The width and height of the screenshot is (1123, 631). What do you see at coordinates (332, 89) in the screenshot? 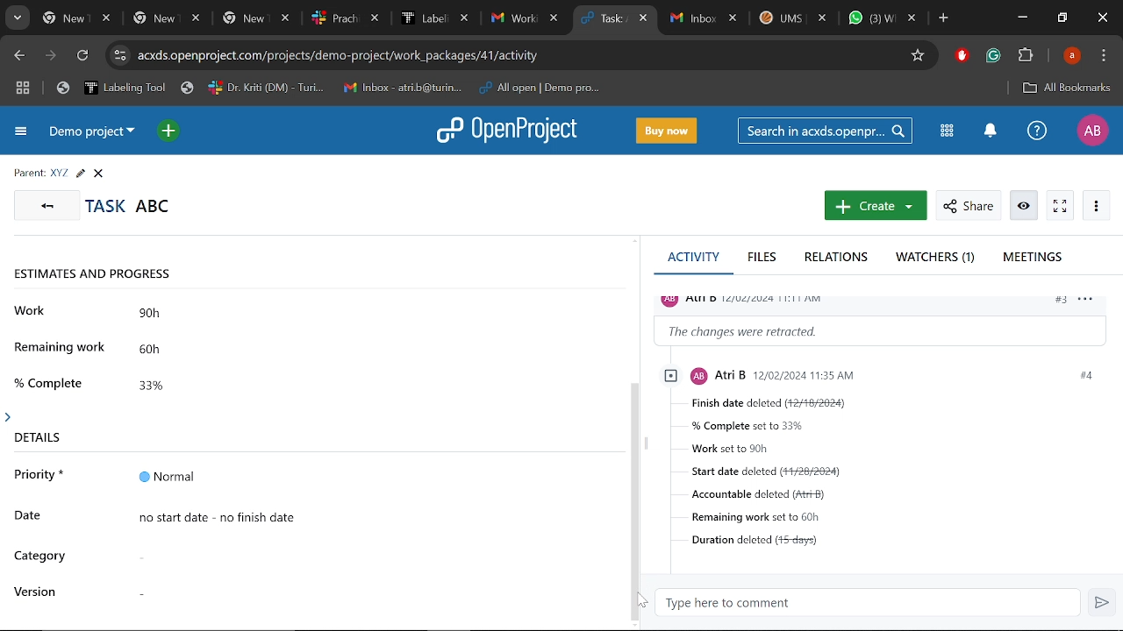
I see `Bookmarked tabs` at bounding box center [332, 89].